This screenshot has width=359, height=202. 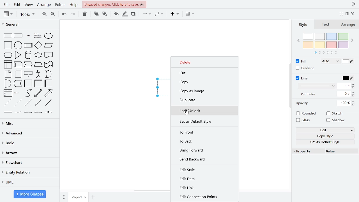 What do you see at coordinates (203, 82) in the screenshot?
I see `copy` at bounding box center [203, 82].